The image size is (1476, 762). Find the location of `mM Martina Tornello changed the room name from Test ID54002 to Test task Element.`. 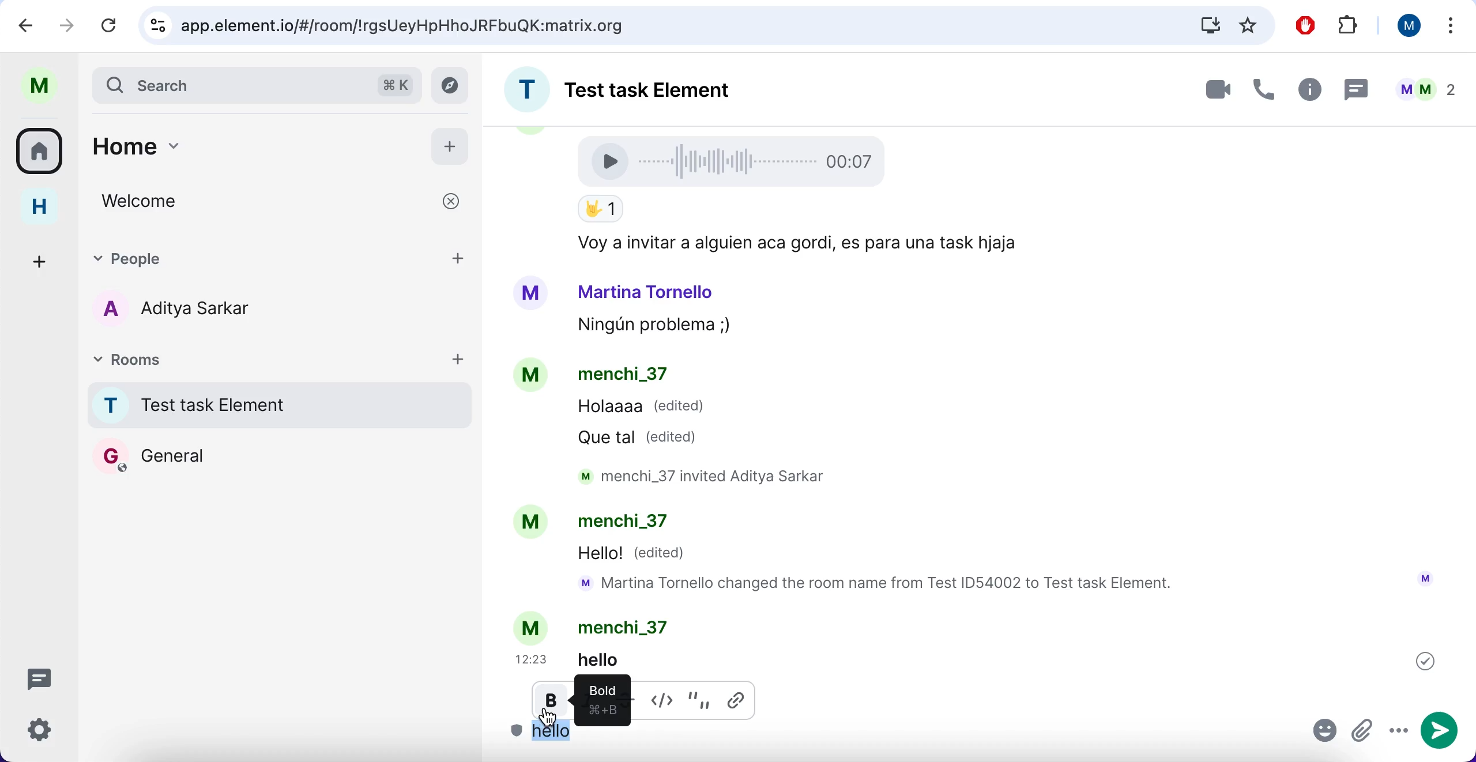

mM Martina Tornello changed the room name from Test ID54002 to Test task Element. is located at coordinates (882, 584).